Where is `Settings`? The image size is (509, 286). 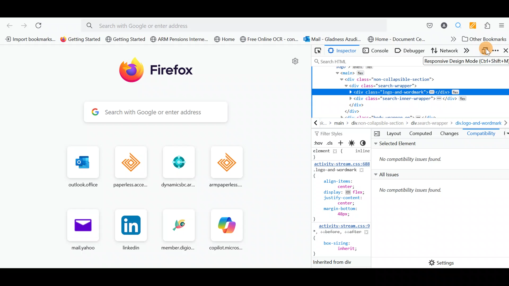 Settings is located at coordinates (438, 263).